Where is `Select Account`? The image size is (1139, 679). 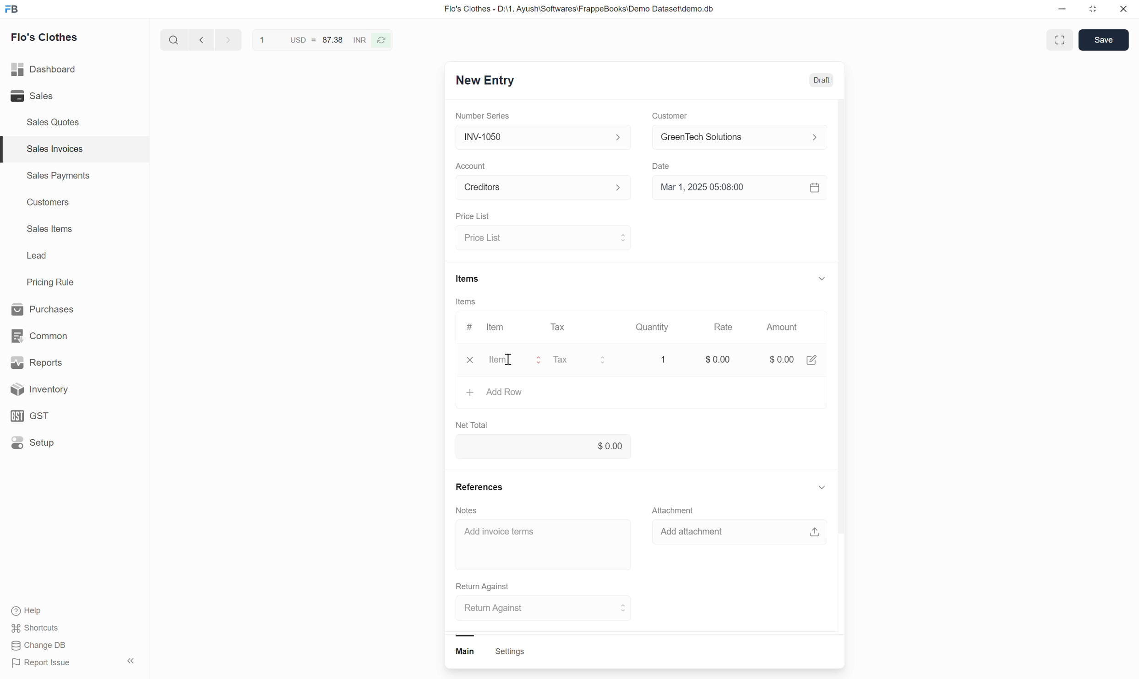 Select Account is located at coordinates (539, 190).